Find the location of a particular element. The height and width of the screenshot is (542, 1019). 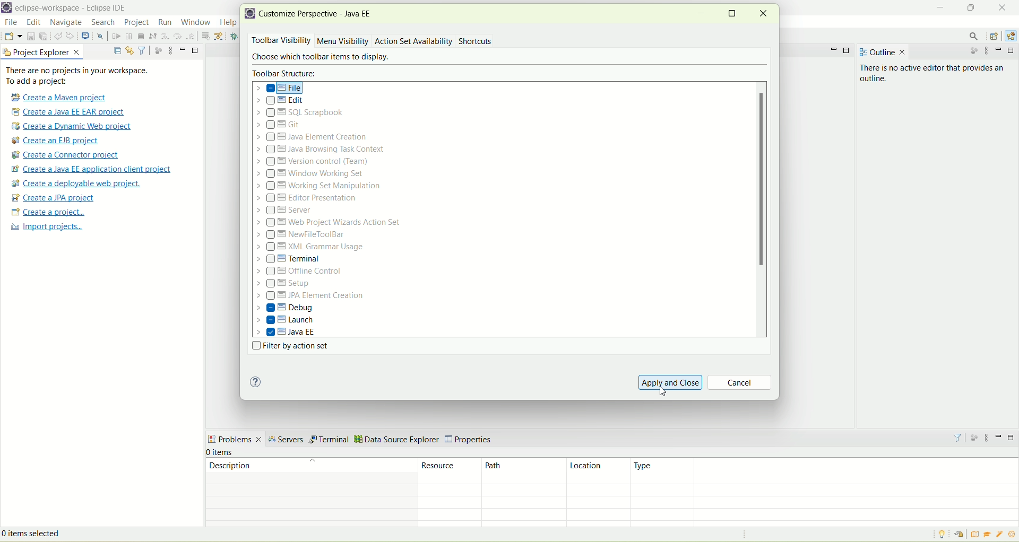

link with editor is located at coordinates (129, 50).